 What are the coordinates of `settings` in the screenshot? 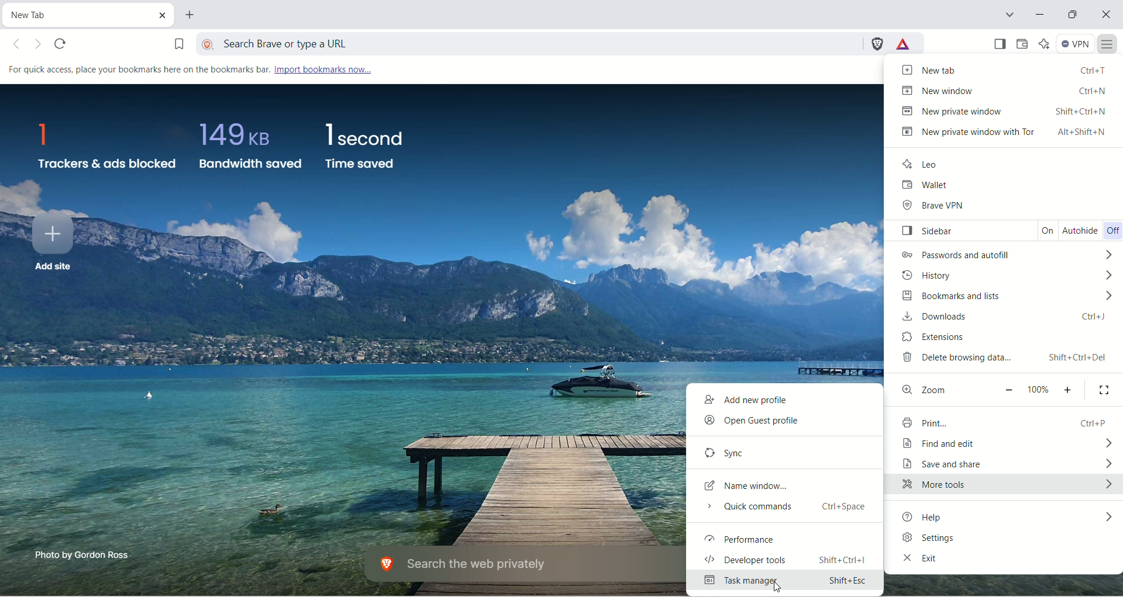 It's located at (1004, 540).